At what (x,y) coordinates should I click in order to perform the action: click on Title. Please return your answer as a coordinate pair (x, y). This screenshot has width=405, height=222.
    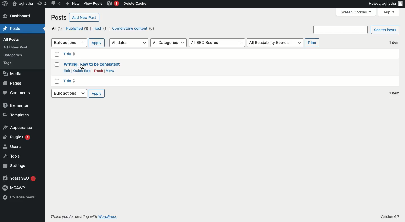
    Looking at the image, I should click on (71, 81).